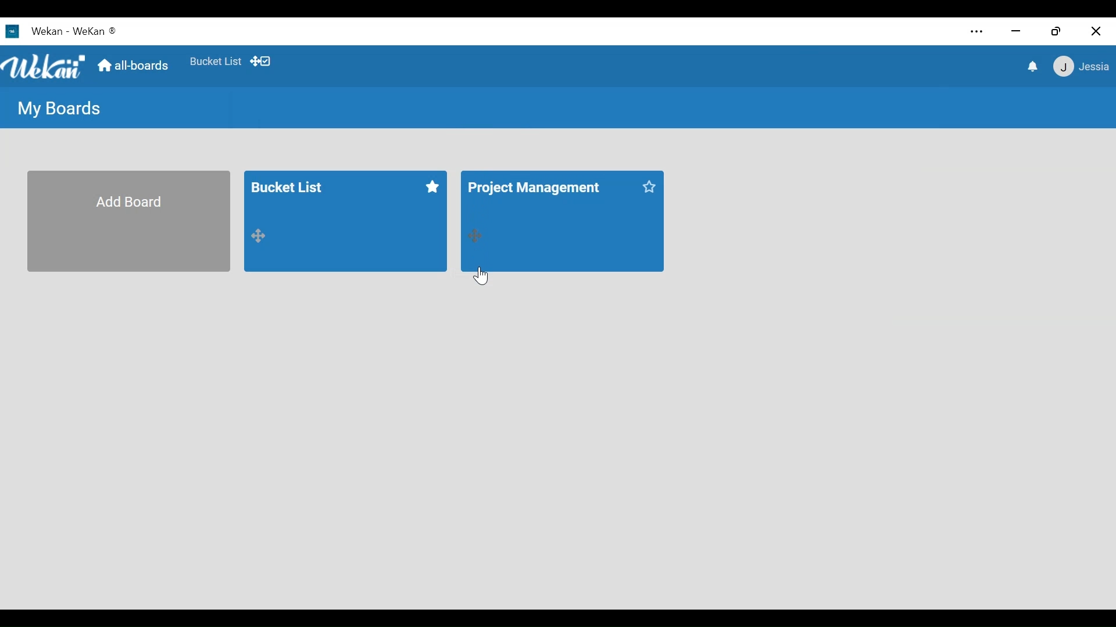  Describe the element at coordinates (1081, 66) in the screenshot. I see `member settings` at that location.